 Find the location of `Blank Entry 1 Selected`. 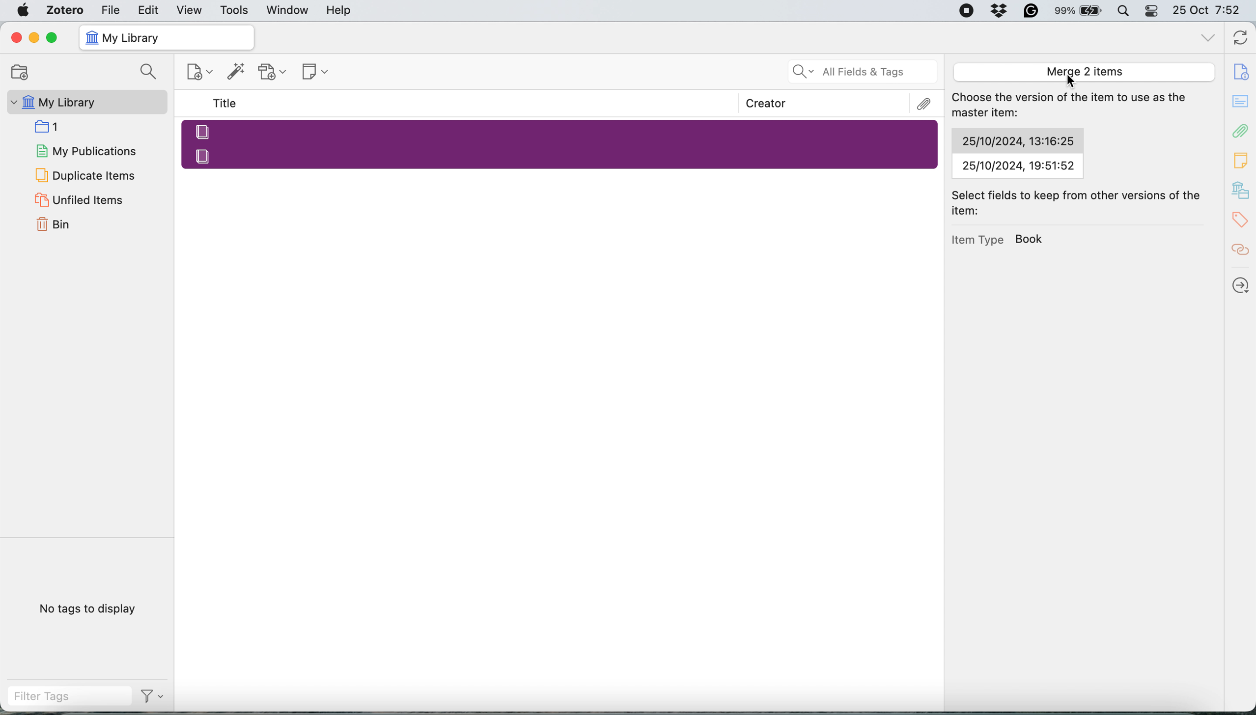

Blank Entry 1 Selected is located at coordinates (559, 131).